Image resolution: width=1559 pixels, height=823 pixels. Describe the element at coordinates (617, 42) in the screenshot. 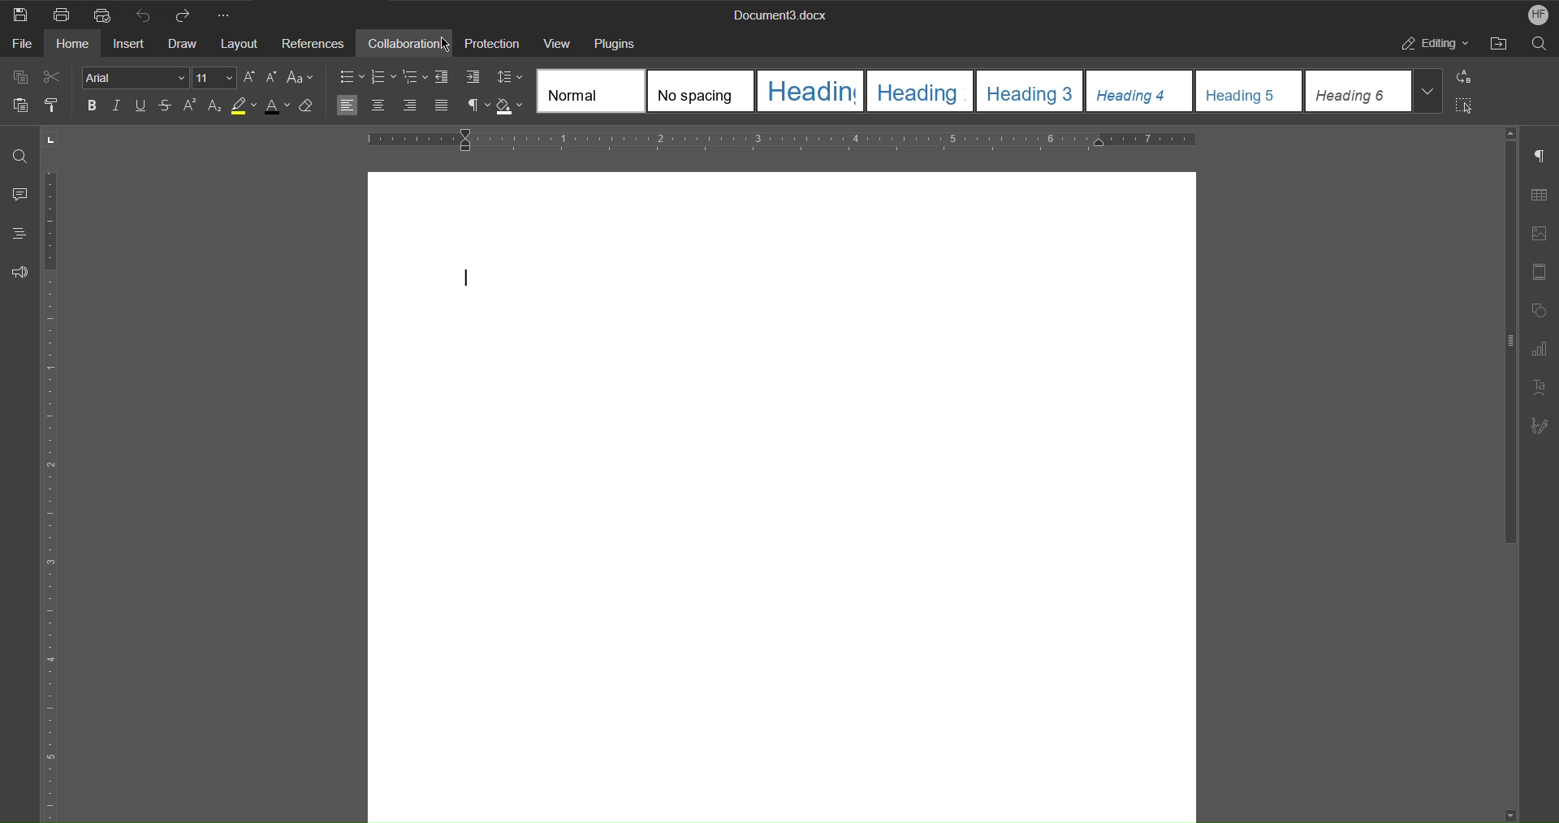

I see `Plugins` at that location.